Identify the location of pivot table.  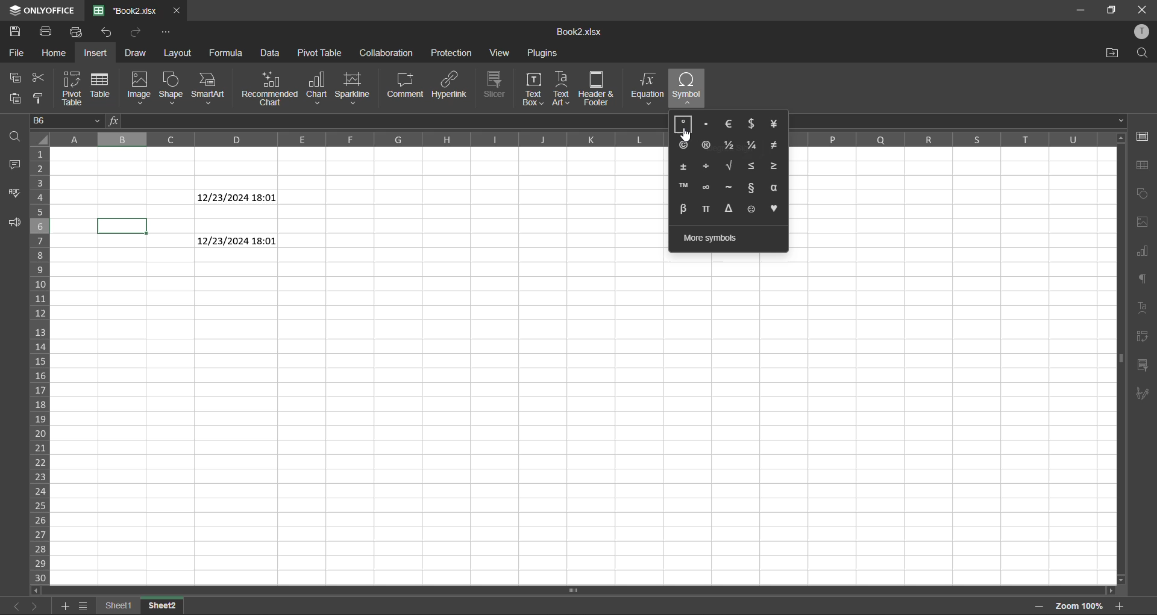
(1142, 339).